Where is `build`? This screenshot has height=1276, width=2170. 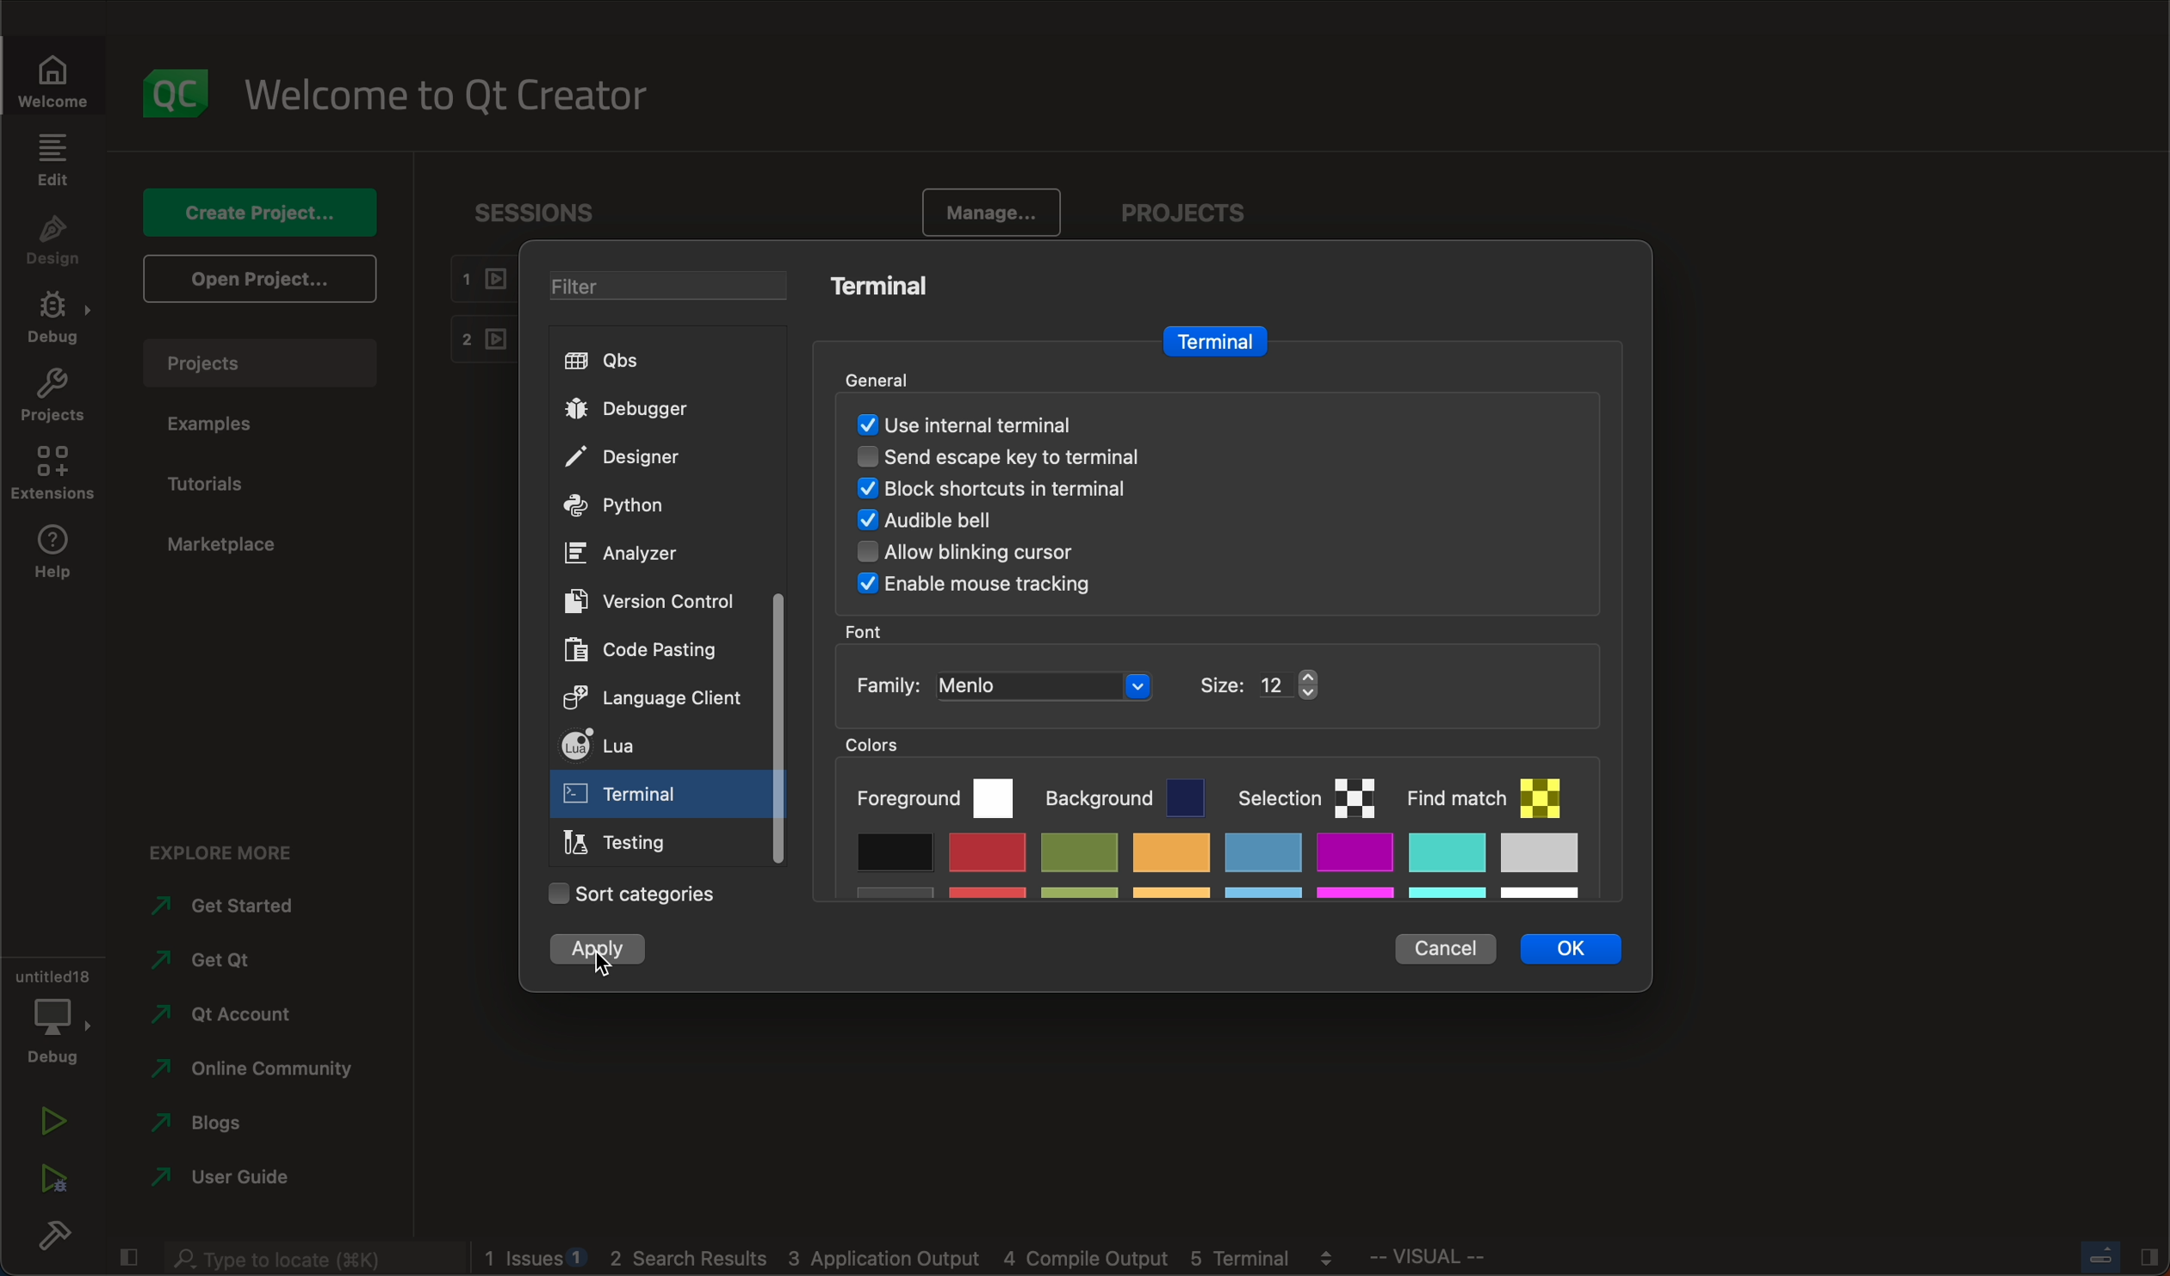 build is located at coordinates (51, 1241).